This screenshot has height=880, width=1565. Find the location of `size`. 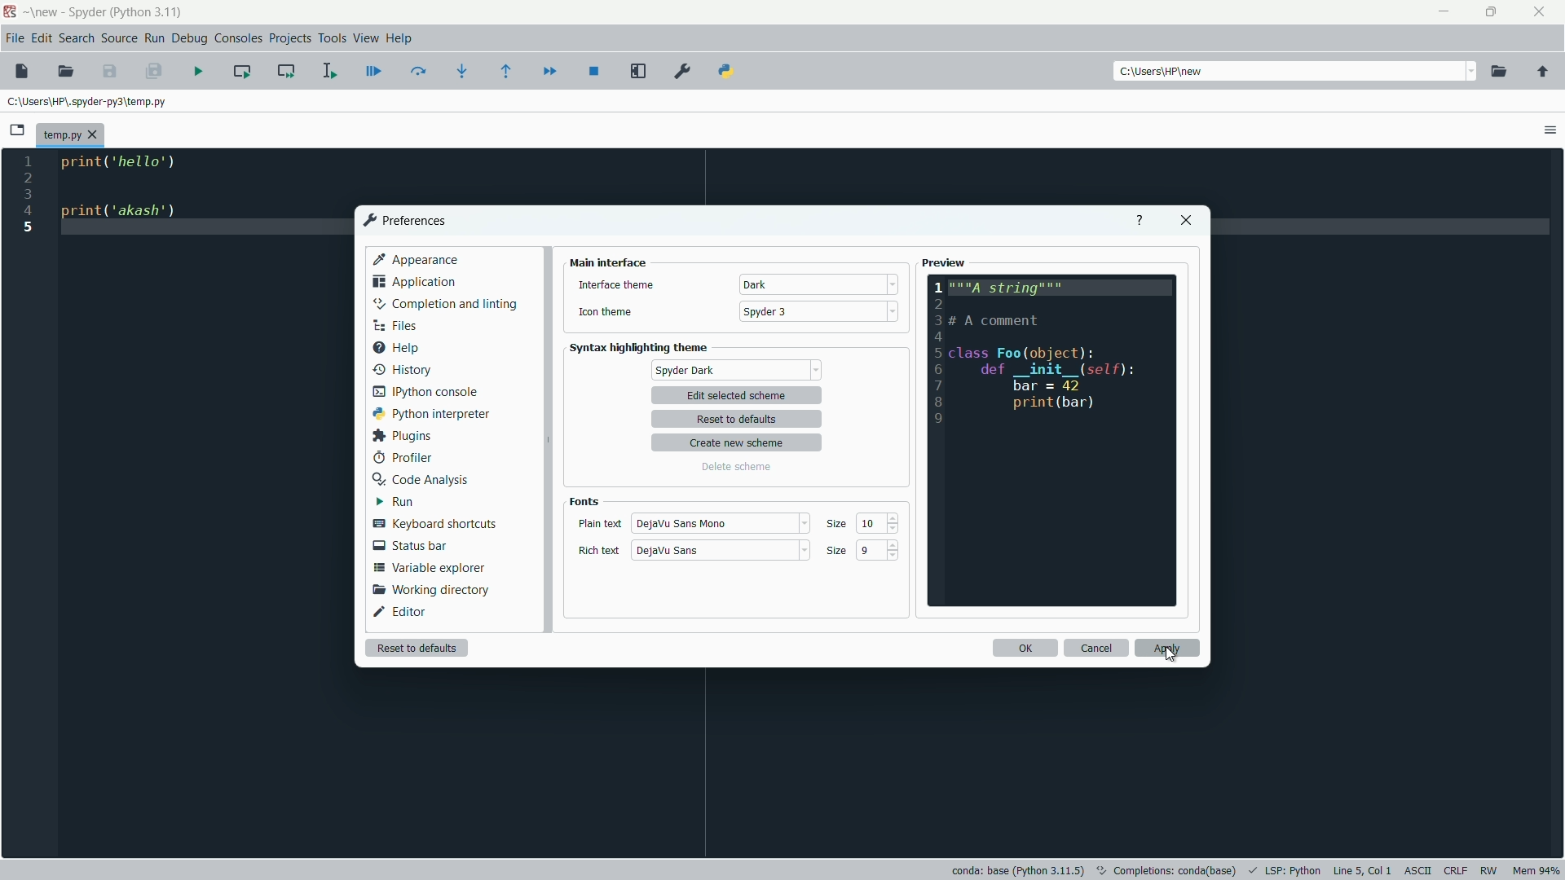

size is located at coordinates (839, 526).